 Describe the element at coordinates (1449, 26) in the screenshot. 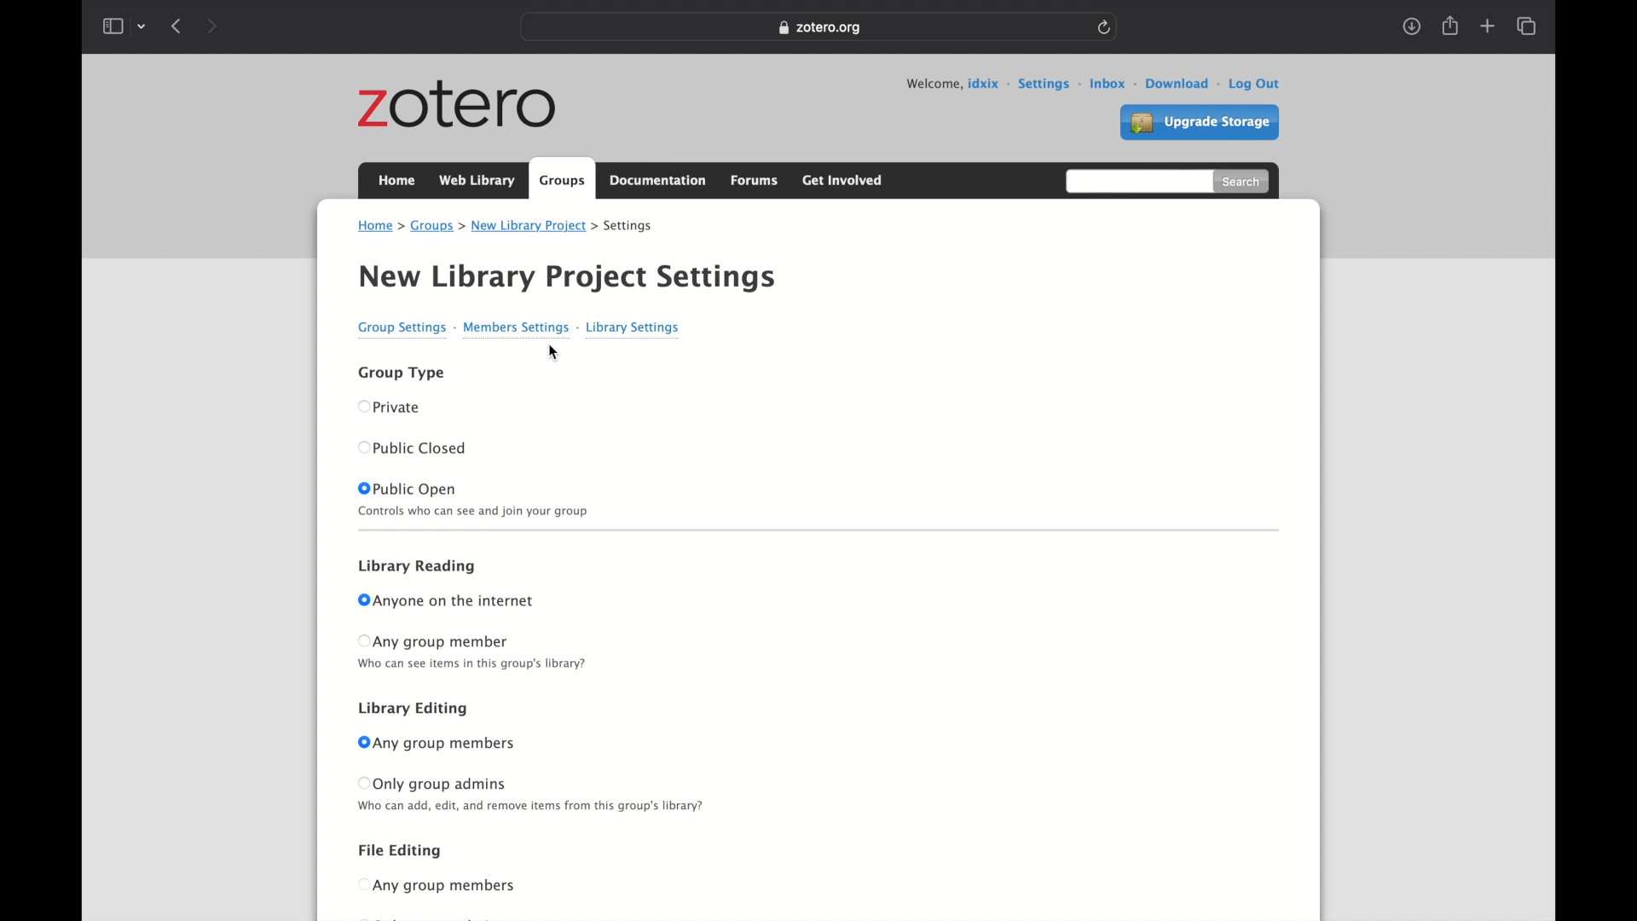

I see `share` at that location.